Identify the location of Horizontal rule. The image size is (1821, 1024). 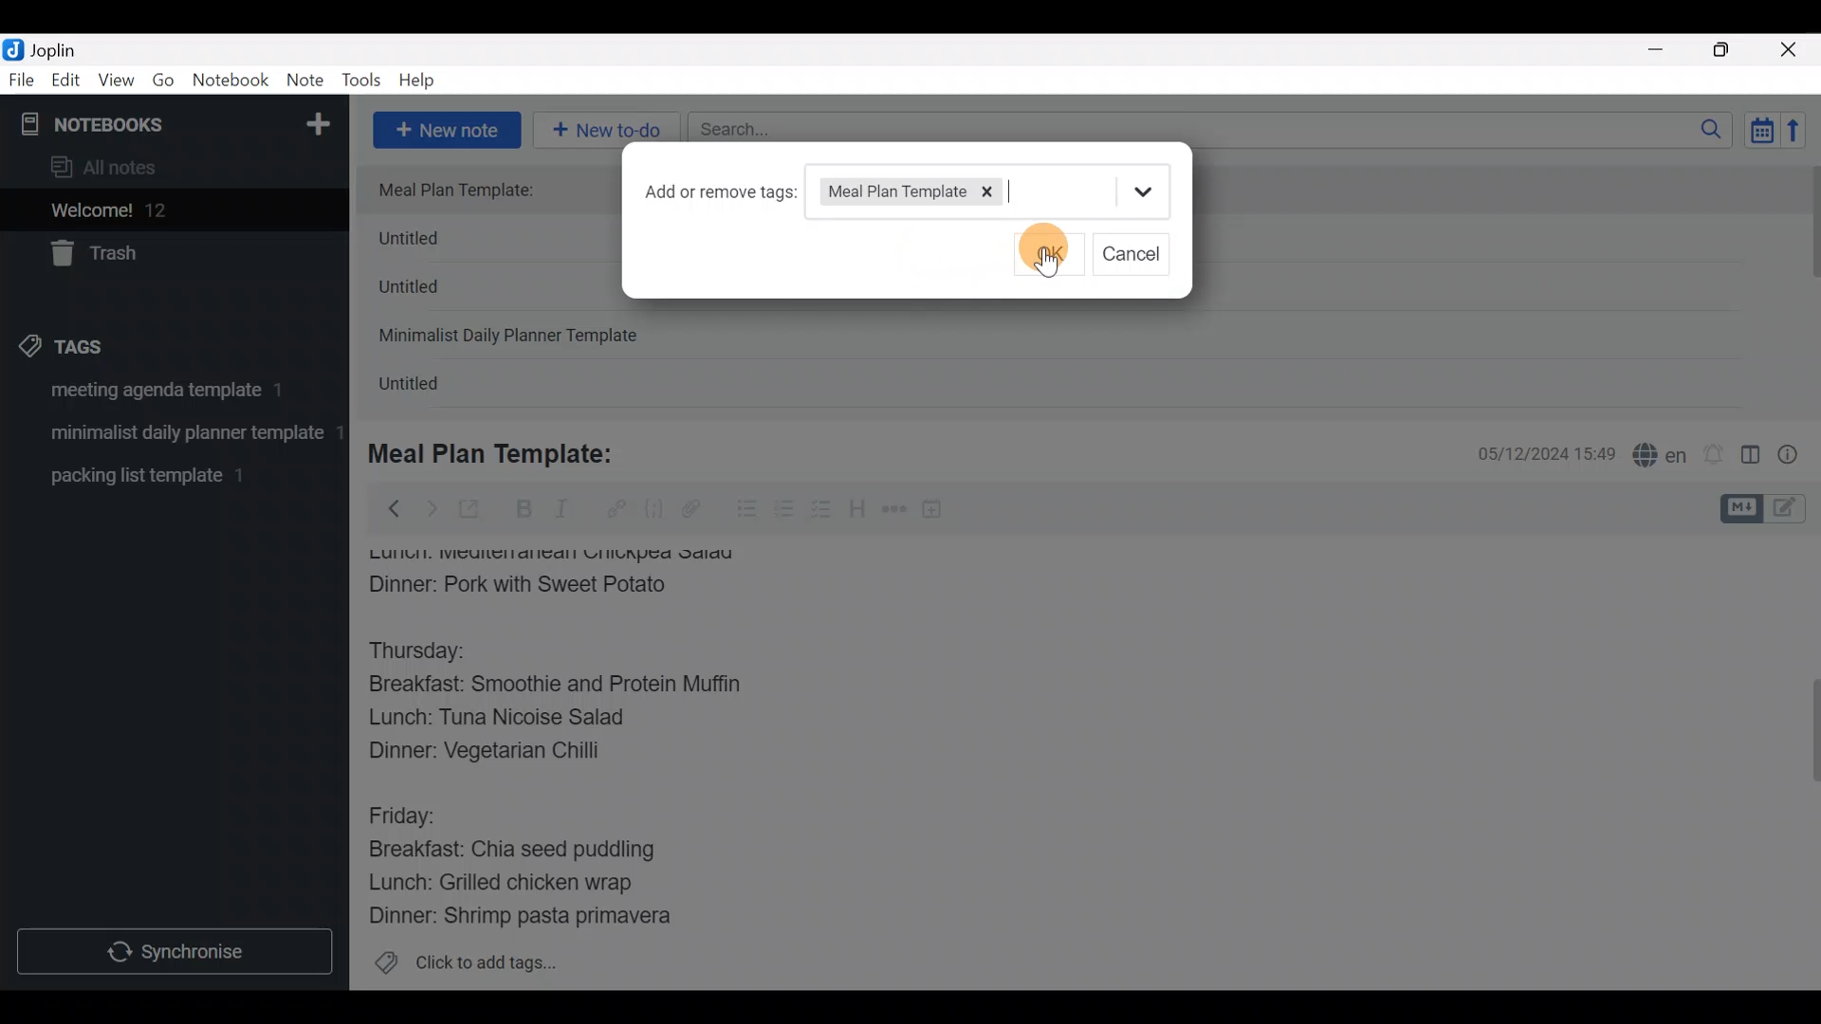
(894, 511).